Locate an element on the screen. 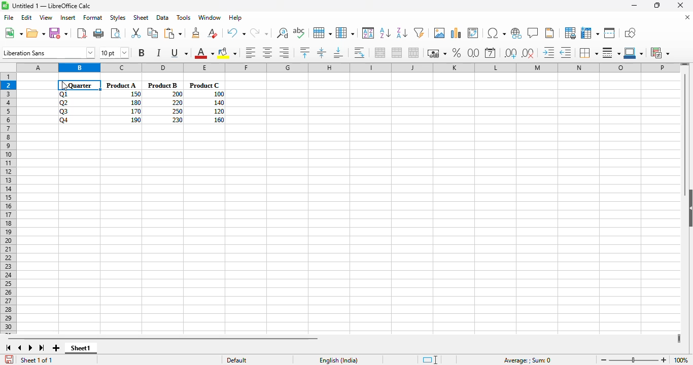 This screenshot has width=693, height=365. column is located at coordinates (345, 32).